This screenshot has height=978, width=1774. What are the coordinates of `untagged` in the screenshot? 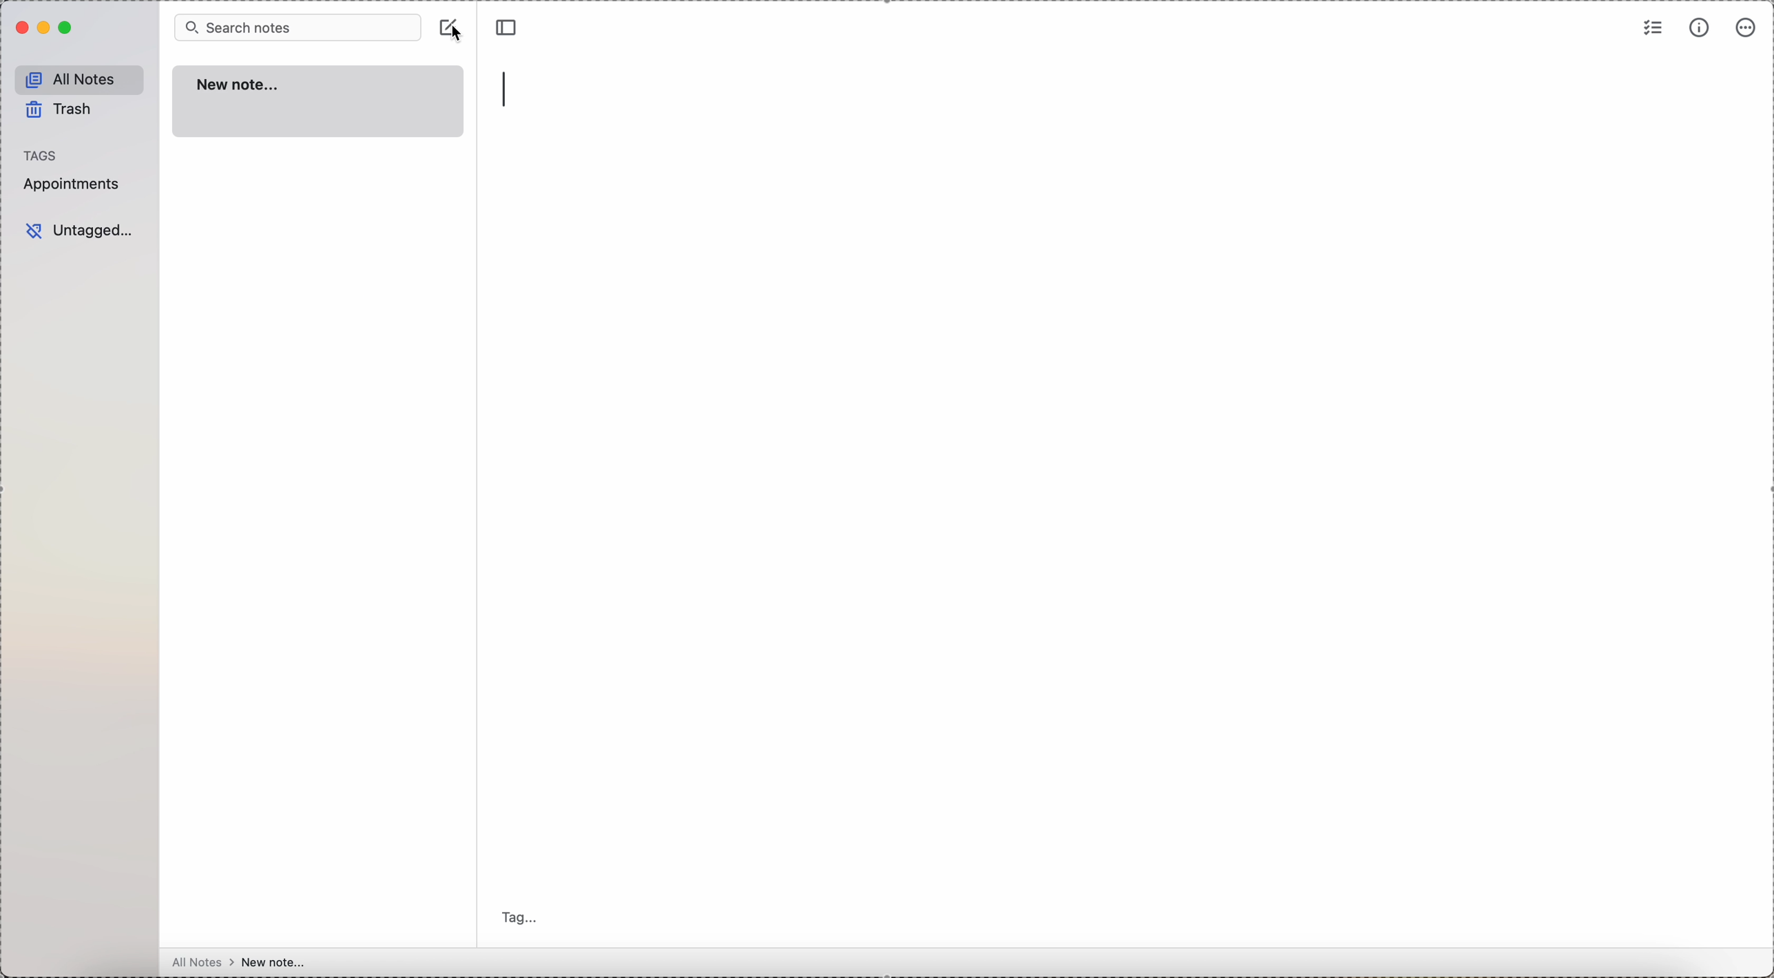 It's located at (80, 231).